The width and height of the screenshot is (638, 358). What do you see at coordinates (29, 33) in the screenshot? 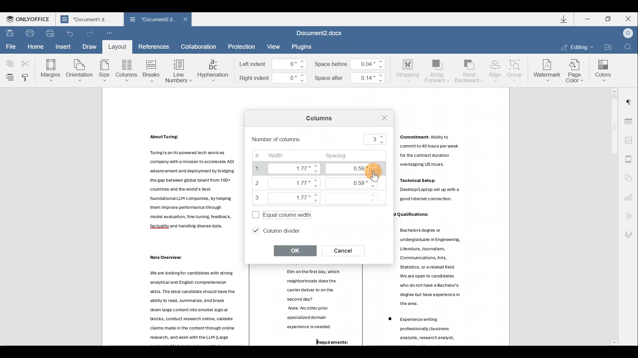
I see `Print file` at bounding box center [29, 33].